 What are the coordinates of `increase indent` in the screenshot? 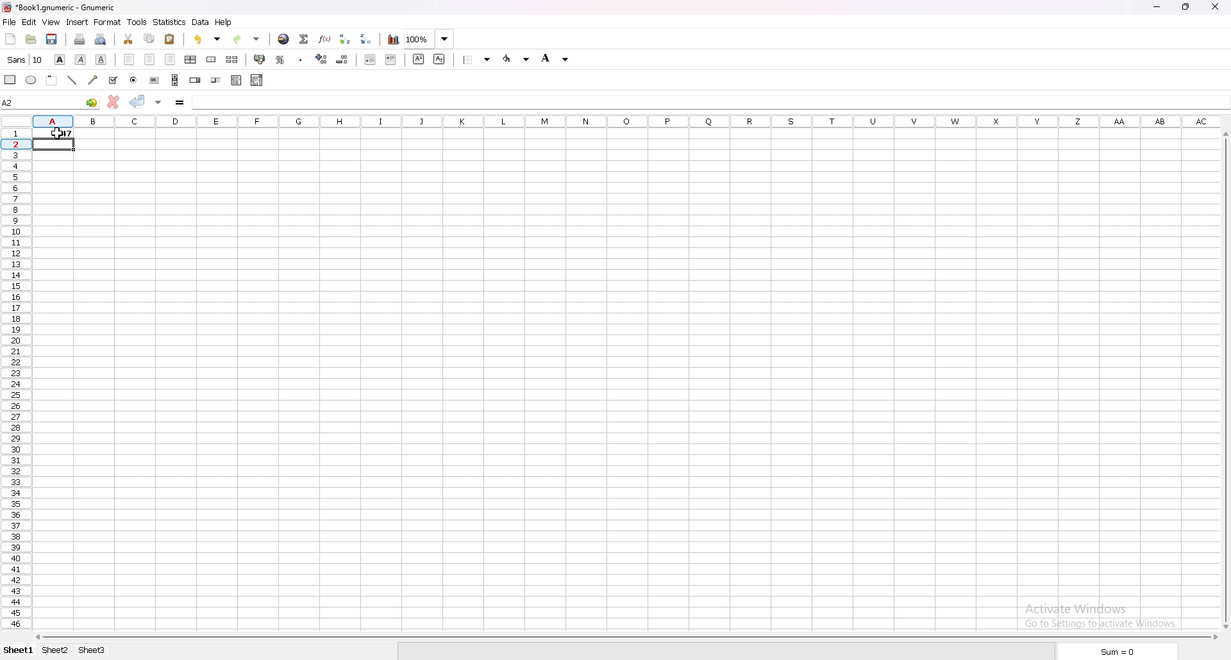 It's located at (391, 59).